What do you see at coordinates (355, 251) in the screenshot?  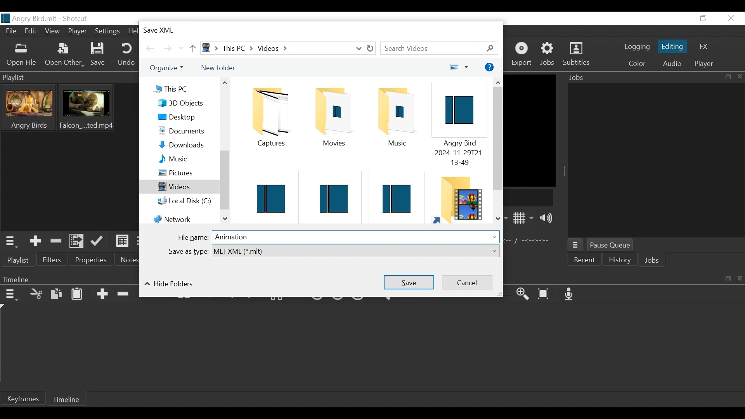 I see `Select from dropdown` at bounding box center [355, 251].